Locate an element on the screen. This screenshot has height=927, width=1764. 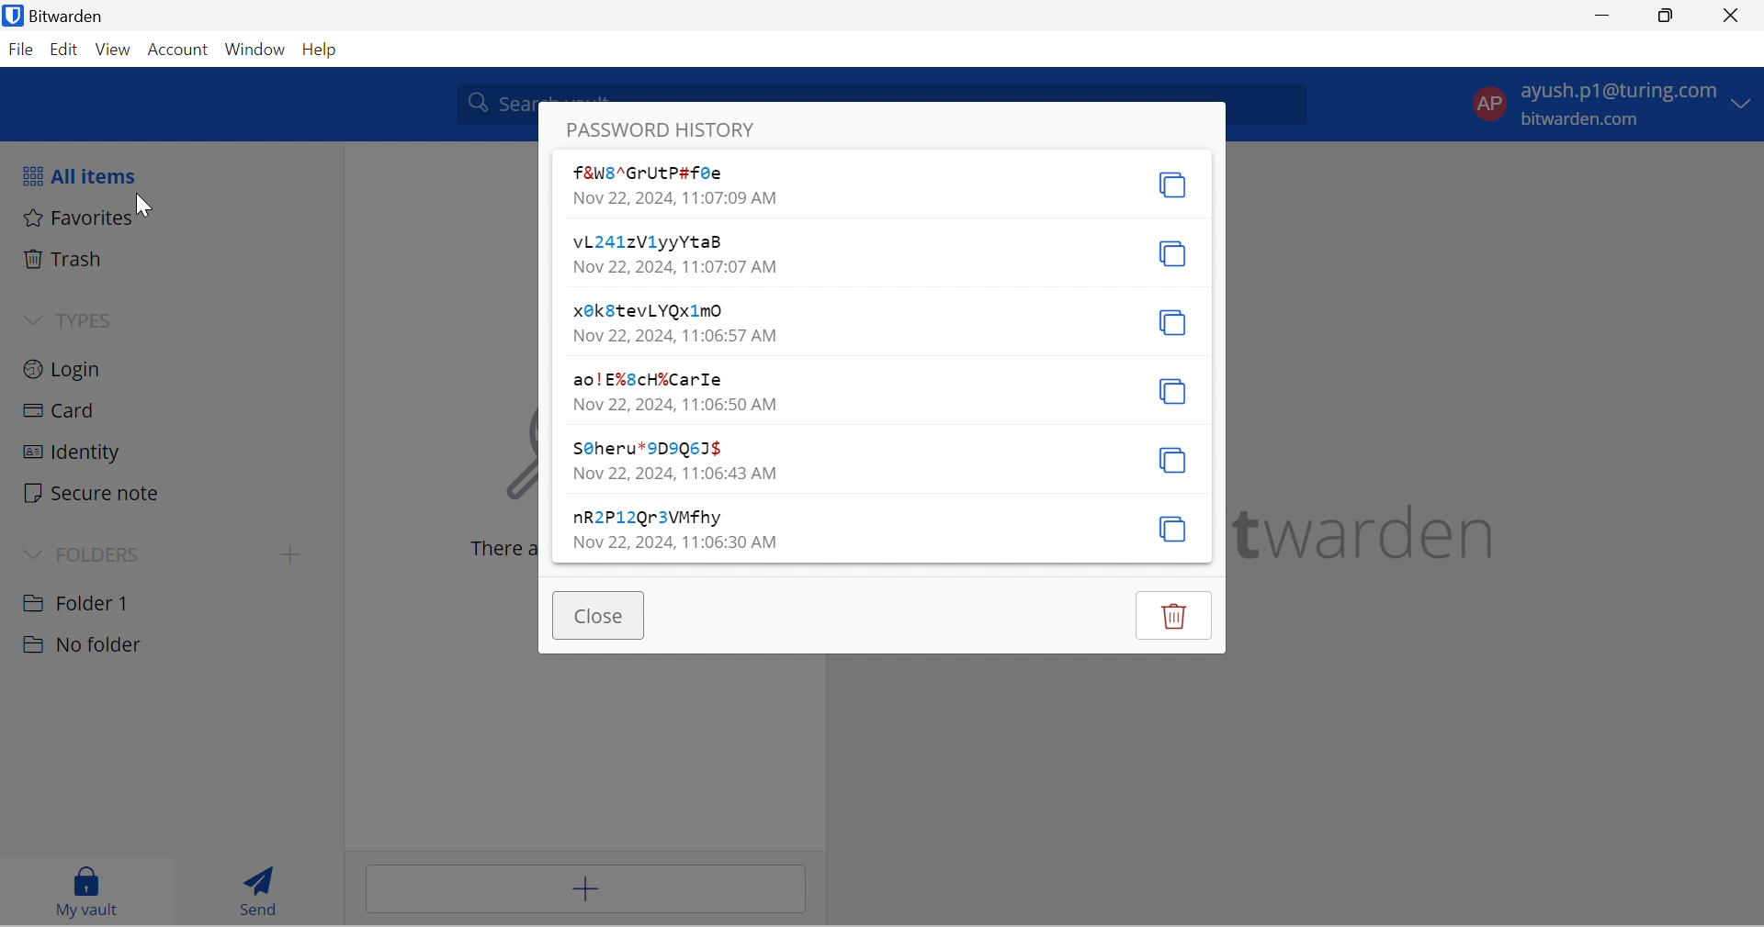
Identity is located at coordinates (74, 453).